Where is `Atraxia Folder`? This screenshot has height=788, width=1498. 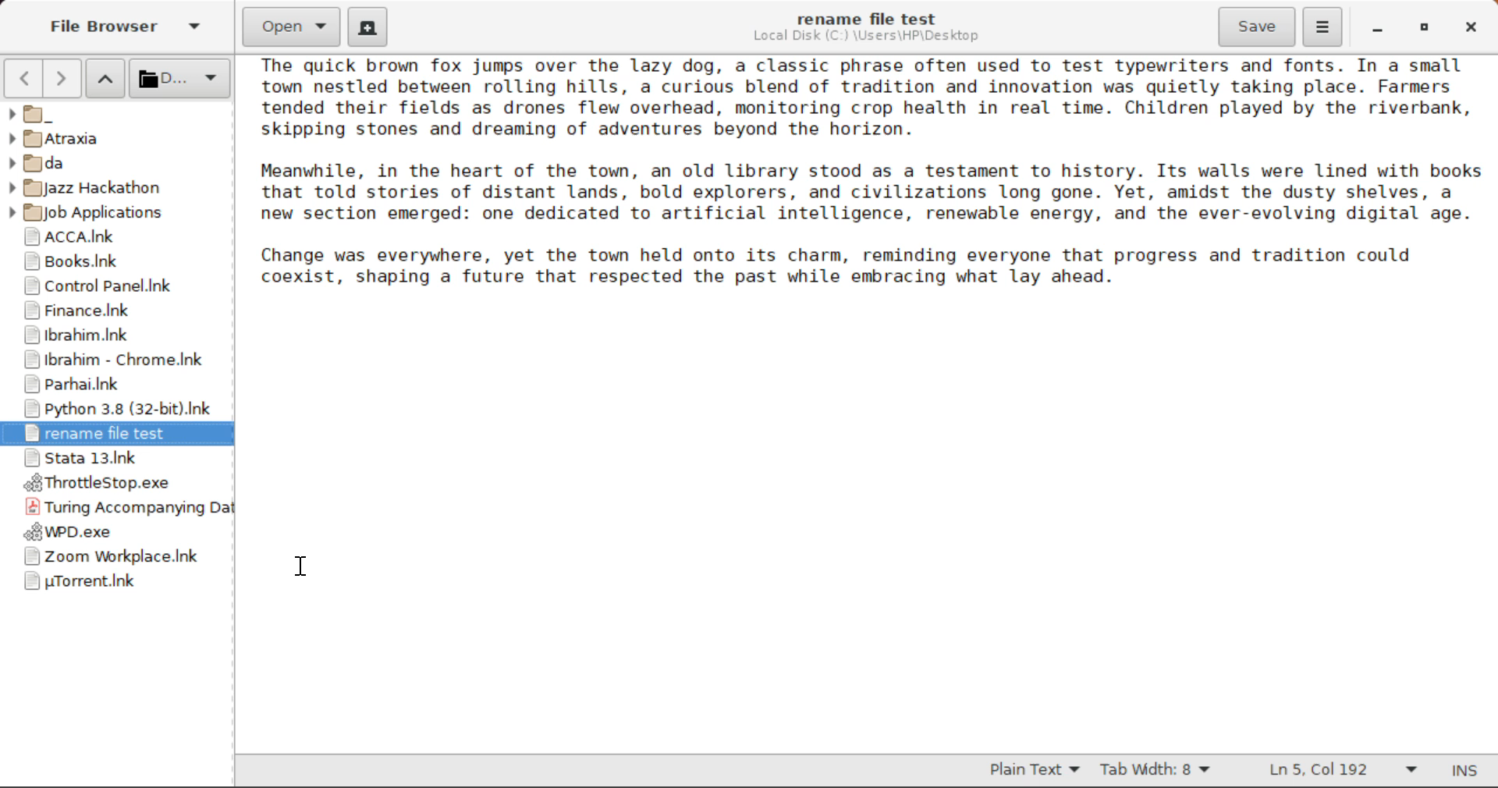 Atraxia Folder is located at coordinates (115, 138).